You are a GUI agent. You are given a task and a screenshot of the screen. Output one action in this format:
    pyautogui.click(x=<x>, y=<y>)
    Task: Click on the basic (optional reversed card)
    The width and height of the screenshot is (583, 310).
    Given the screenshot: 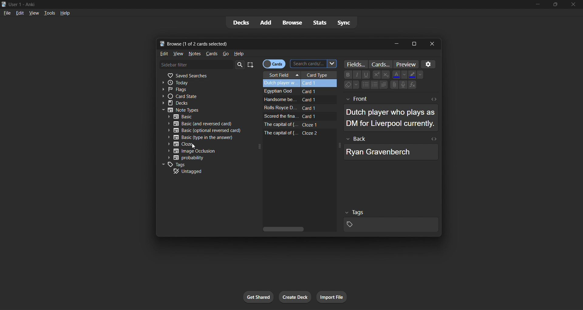 What is the action you would take?
    pyautogui.click(x=204, y=131)
    